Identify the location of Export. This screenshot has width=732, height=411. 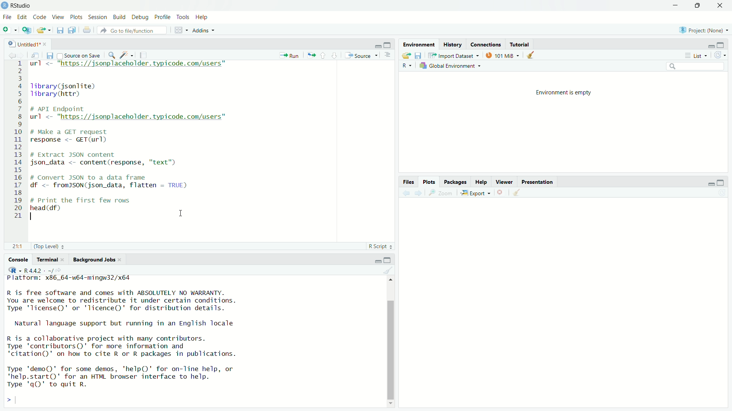
(475, 193).